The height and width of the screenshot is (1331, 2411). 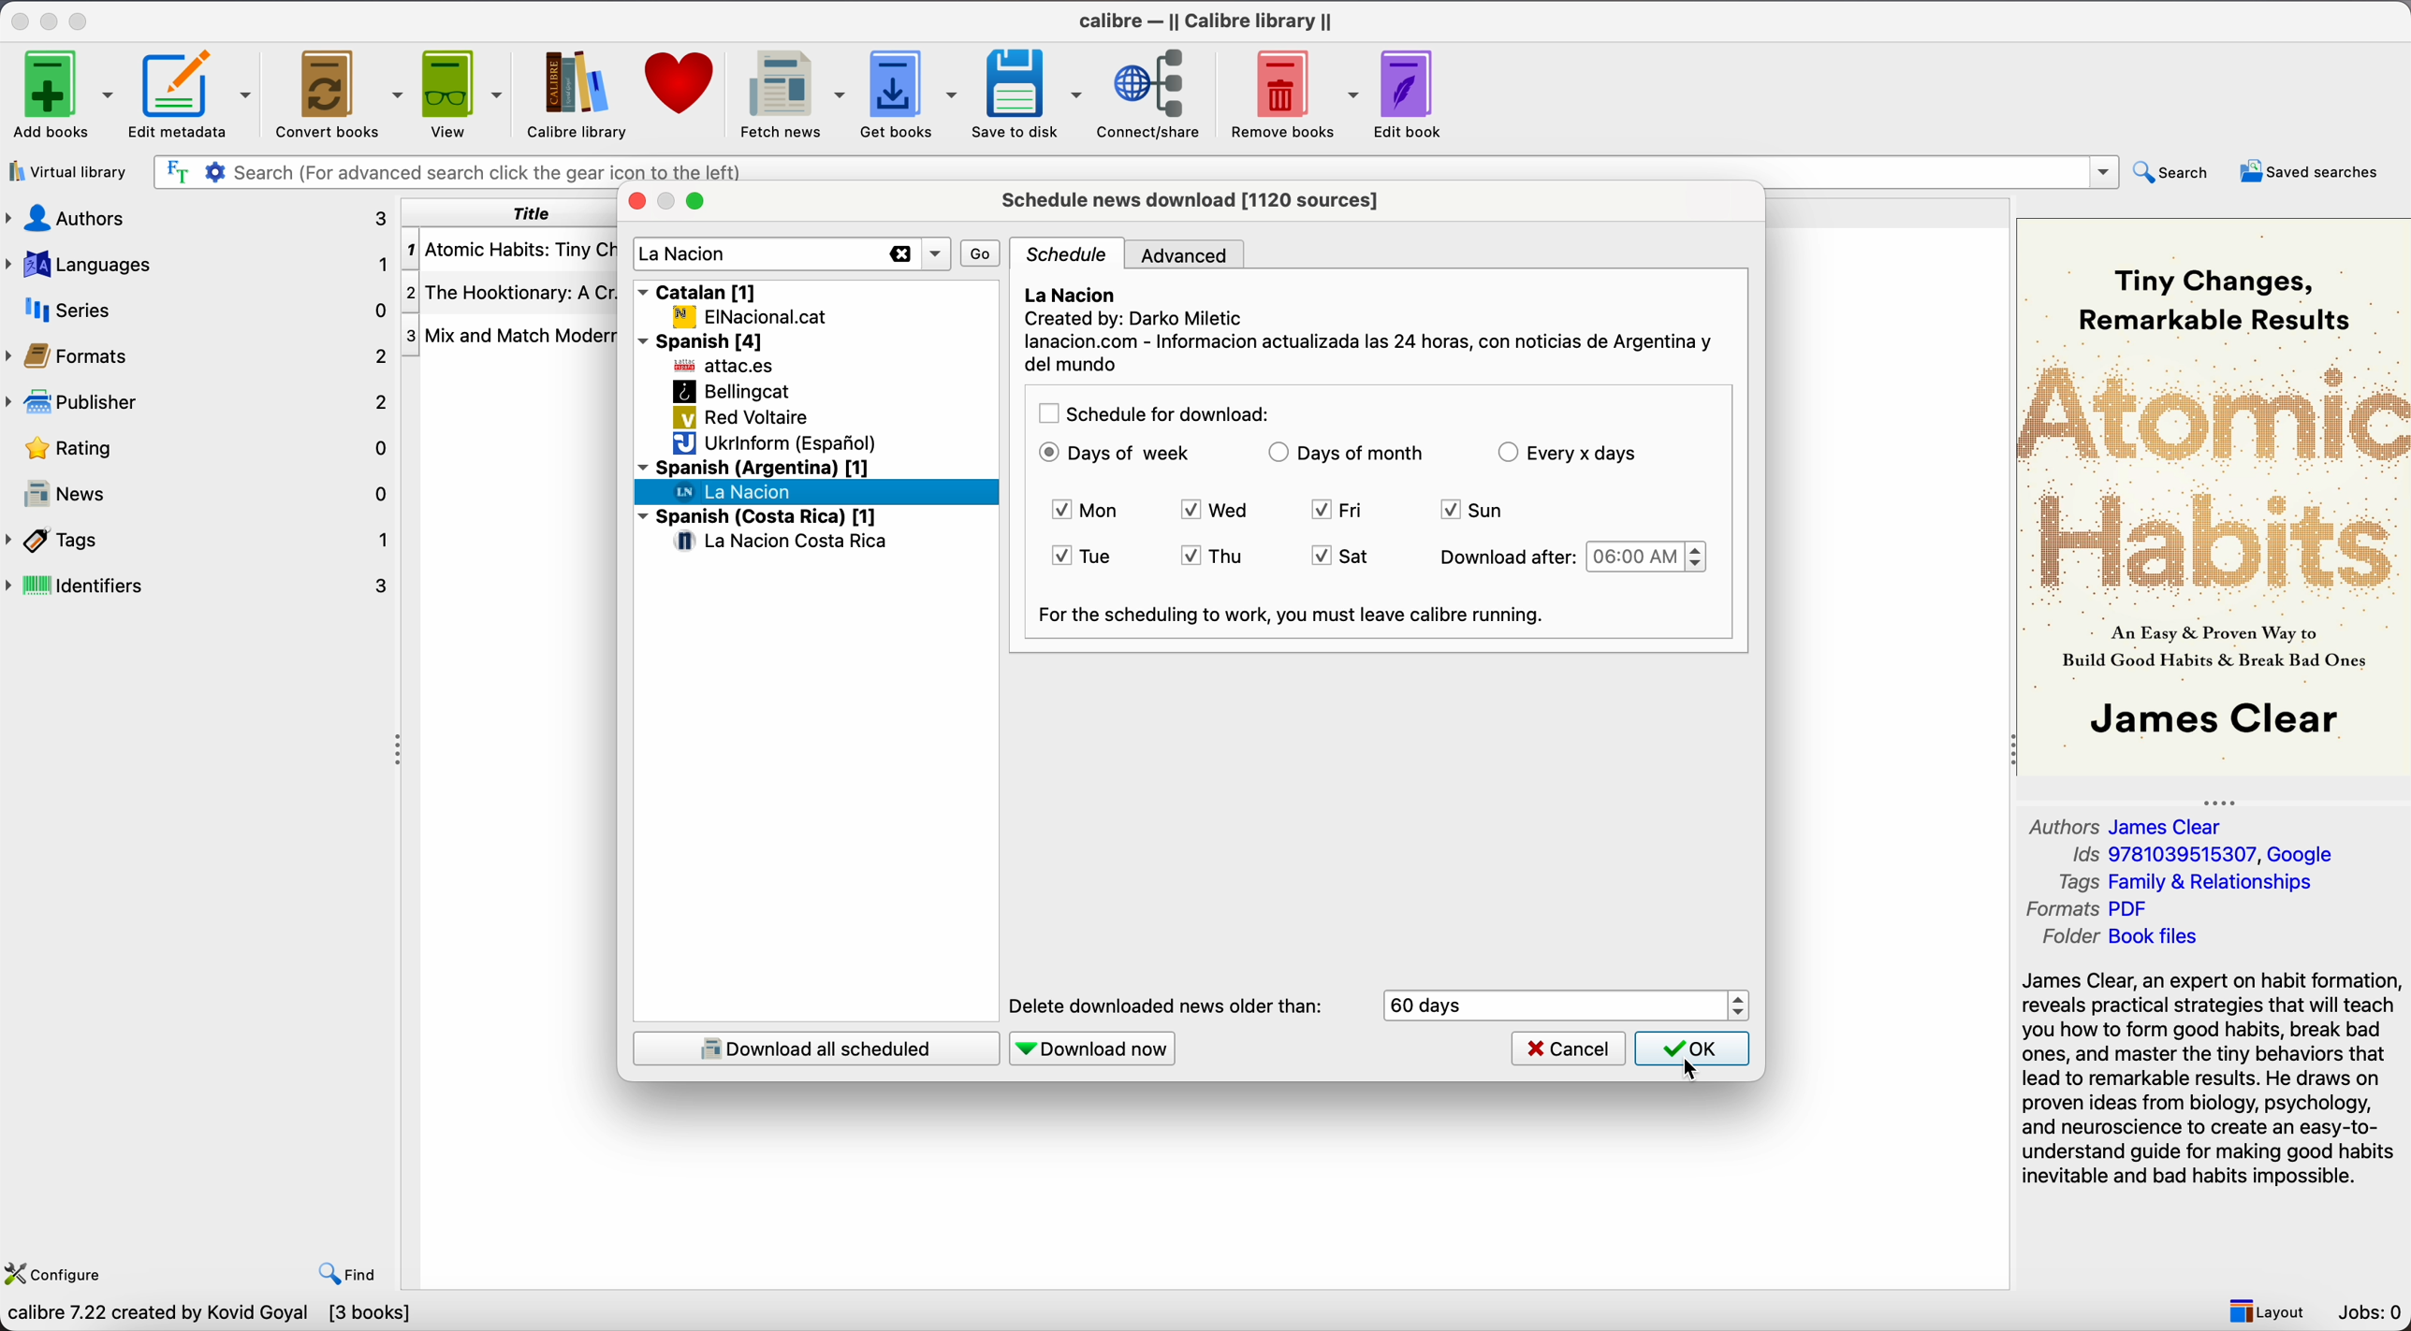 I want to click on donate, so click(x=678, y=90).